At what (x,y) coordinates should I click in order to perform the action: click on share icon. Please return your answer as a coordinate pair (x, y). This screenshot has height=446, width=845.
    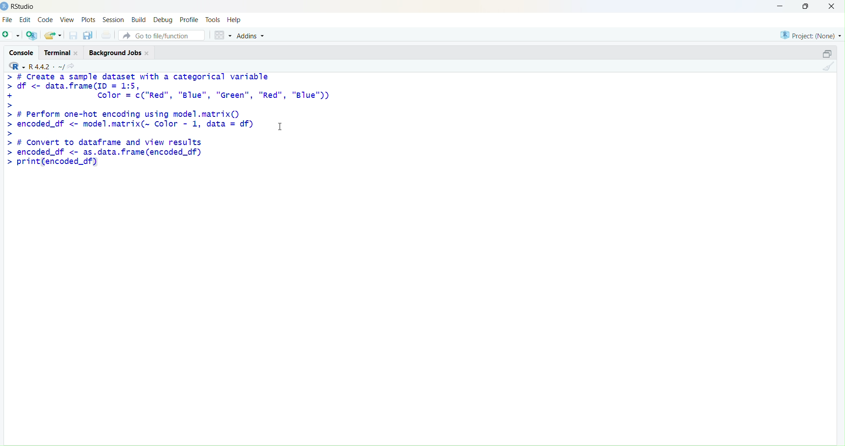
    Looking at the image, I should click on (71, 66).